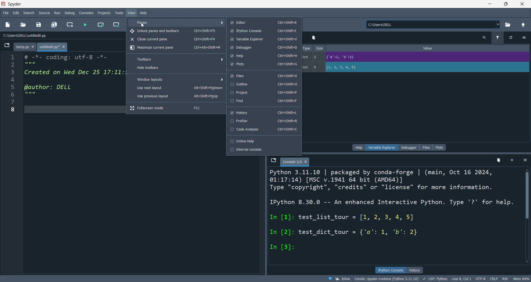 This screenshot has height=282, width=531. I want to click on projects, so click(103, 12).